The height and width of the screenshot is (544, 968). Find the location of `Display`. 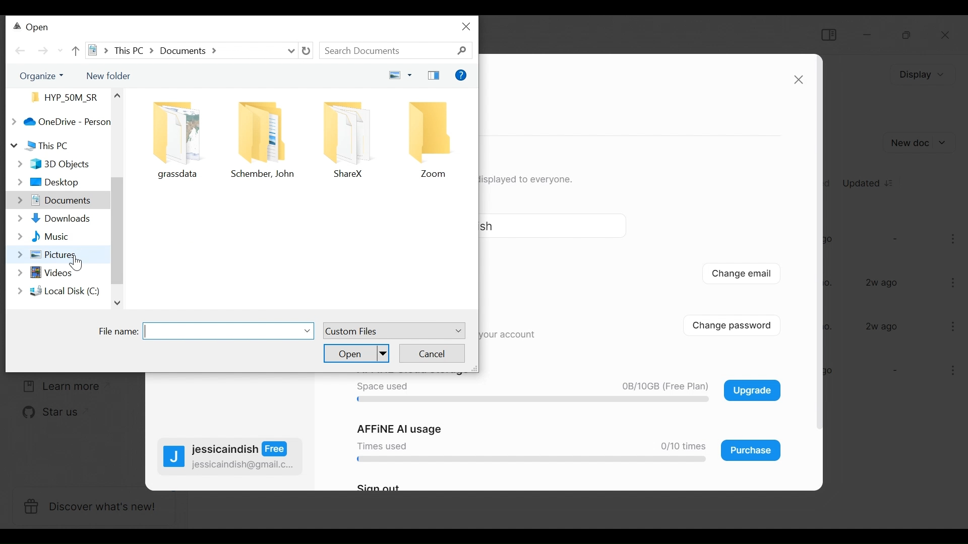

Display is located at coordinates (920, 75).